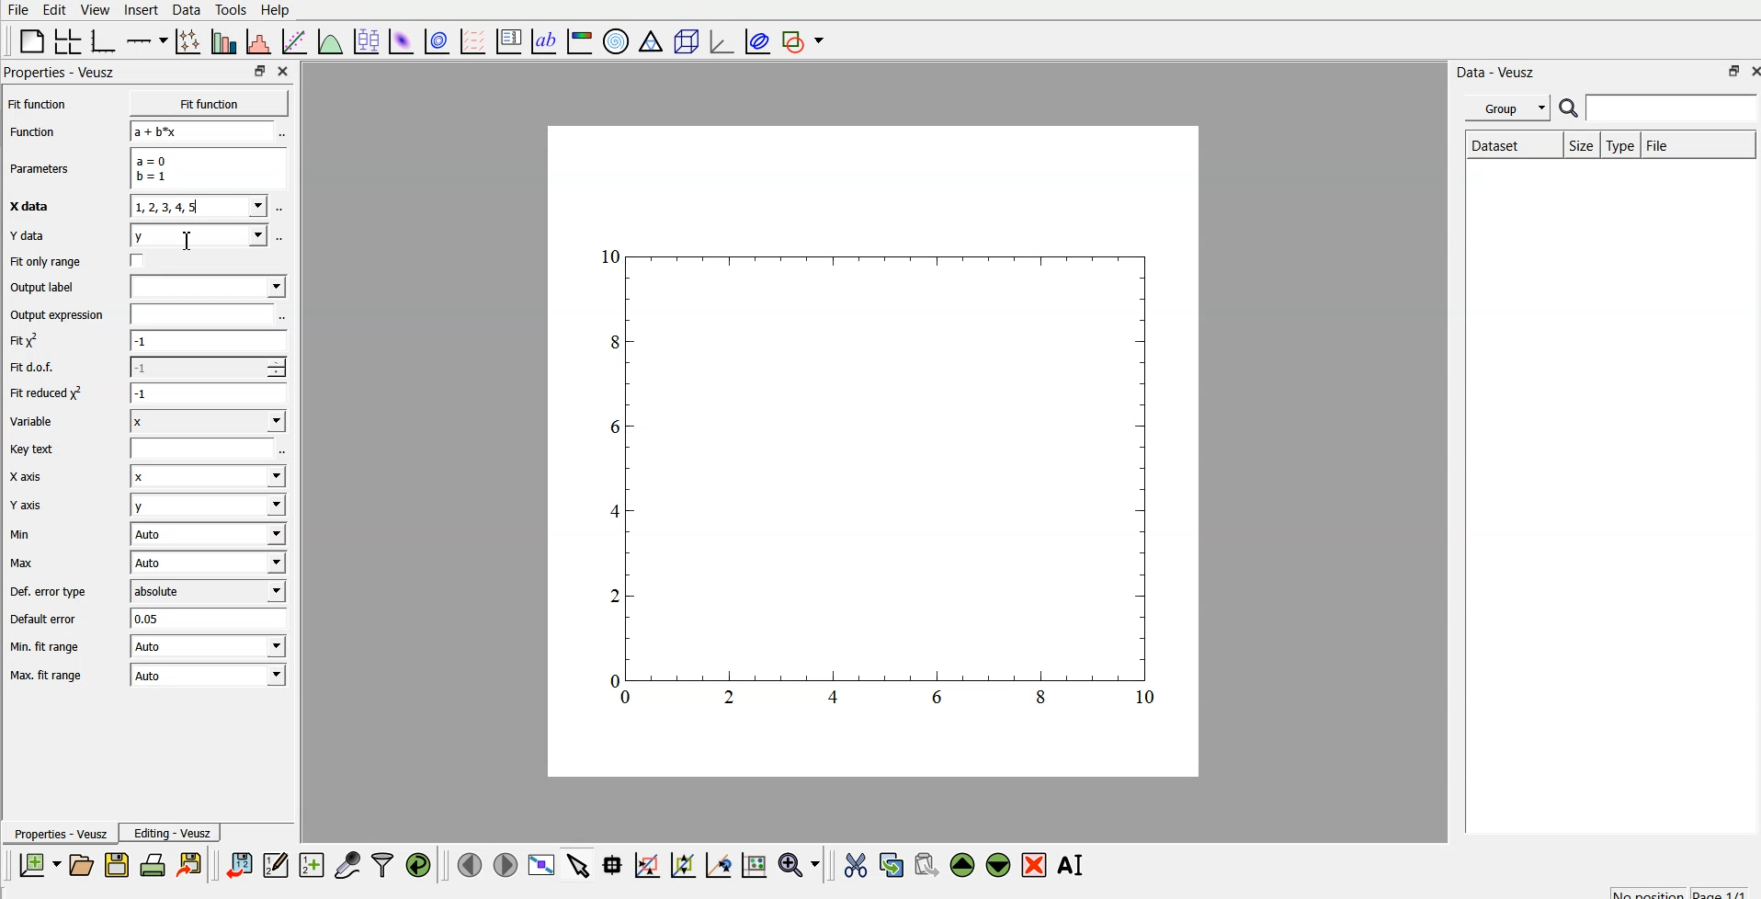 The image size is (1761, 899). Describe the element at coordinates (207, 342) in the screenshot. I see `-1` at that location.